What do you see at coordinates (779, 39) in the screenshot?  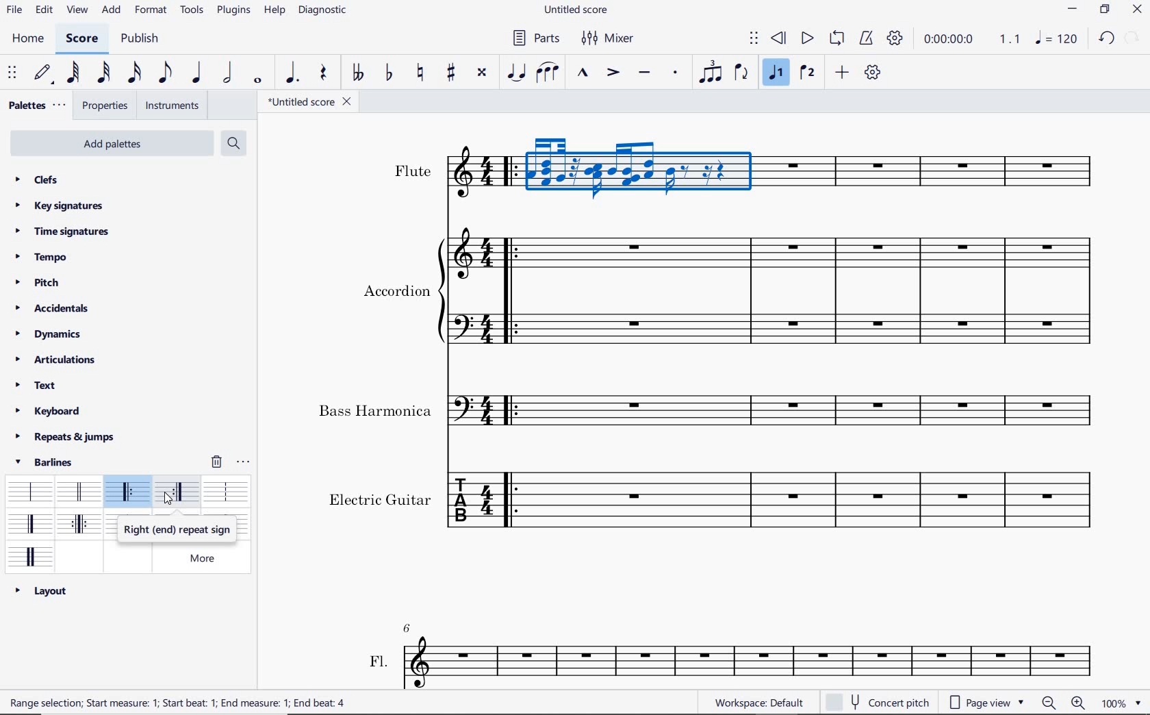 I see `rewind` at bounding box center [779, 39].